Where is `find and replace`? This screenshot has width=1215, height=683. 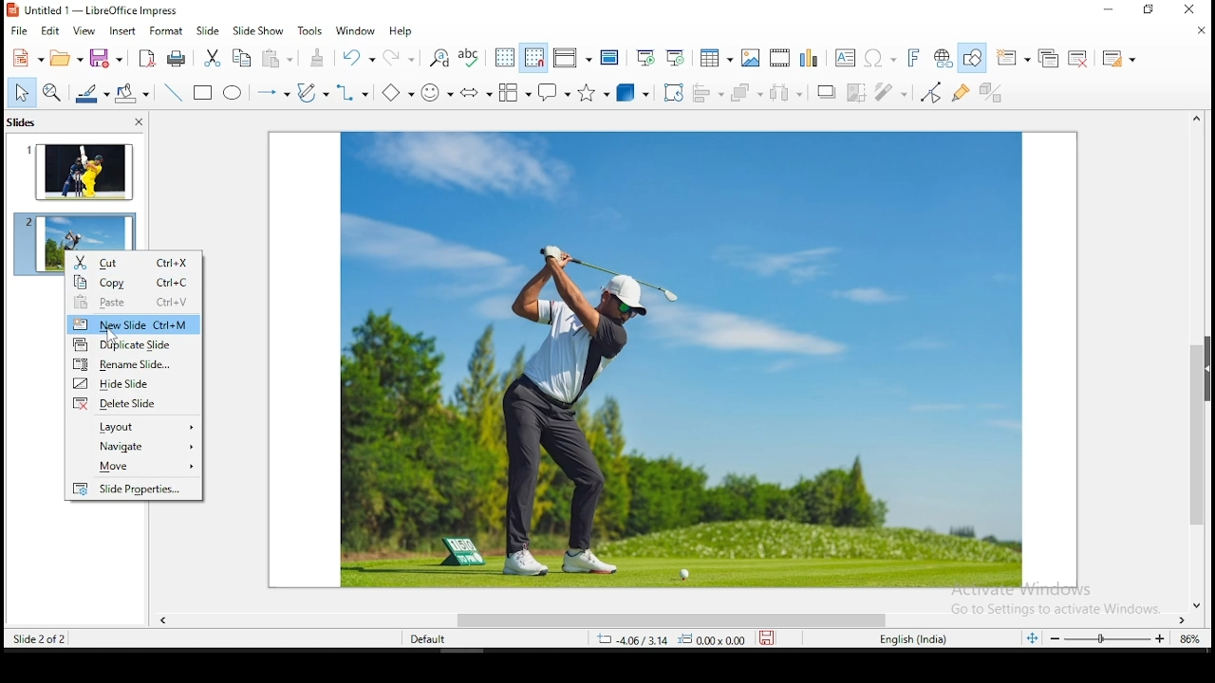 find and replace is located at coordinates (439, 59).